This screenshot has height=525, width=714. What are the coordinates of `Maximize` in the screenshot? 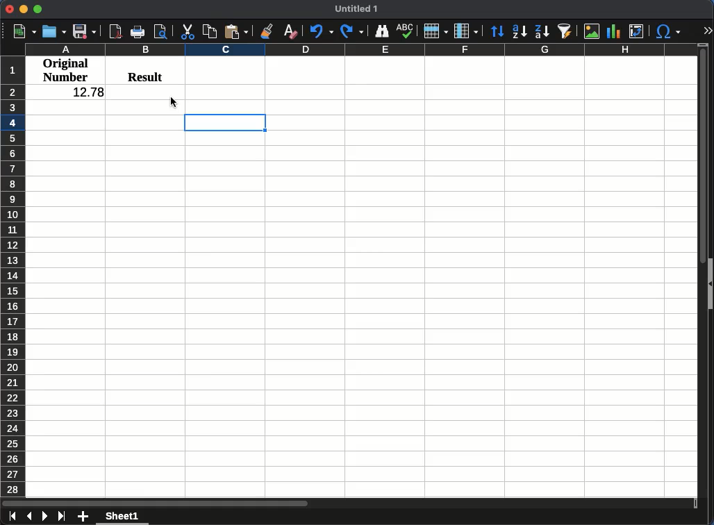 It's located at (38, 10).